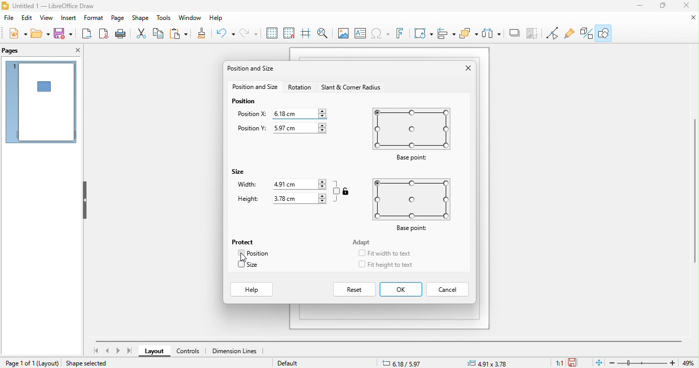  Describe the element at coordinates (390, 254) in the screenshot. I see `fit width to text` at that location.